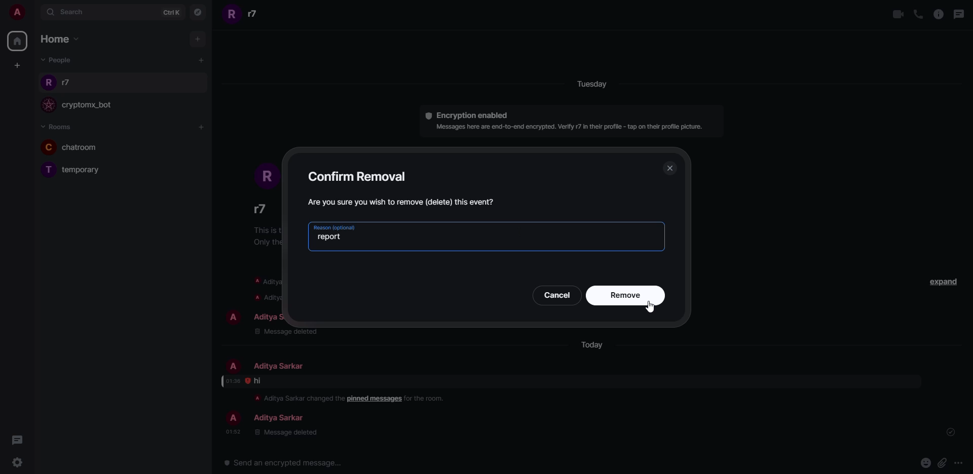 The width and height of the screenshot is (973, 474). I want to click on add, so click(200, 59).